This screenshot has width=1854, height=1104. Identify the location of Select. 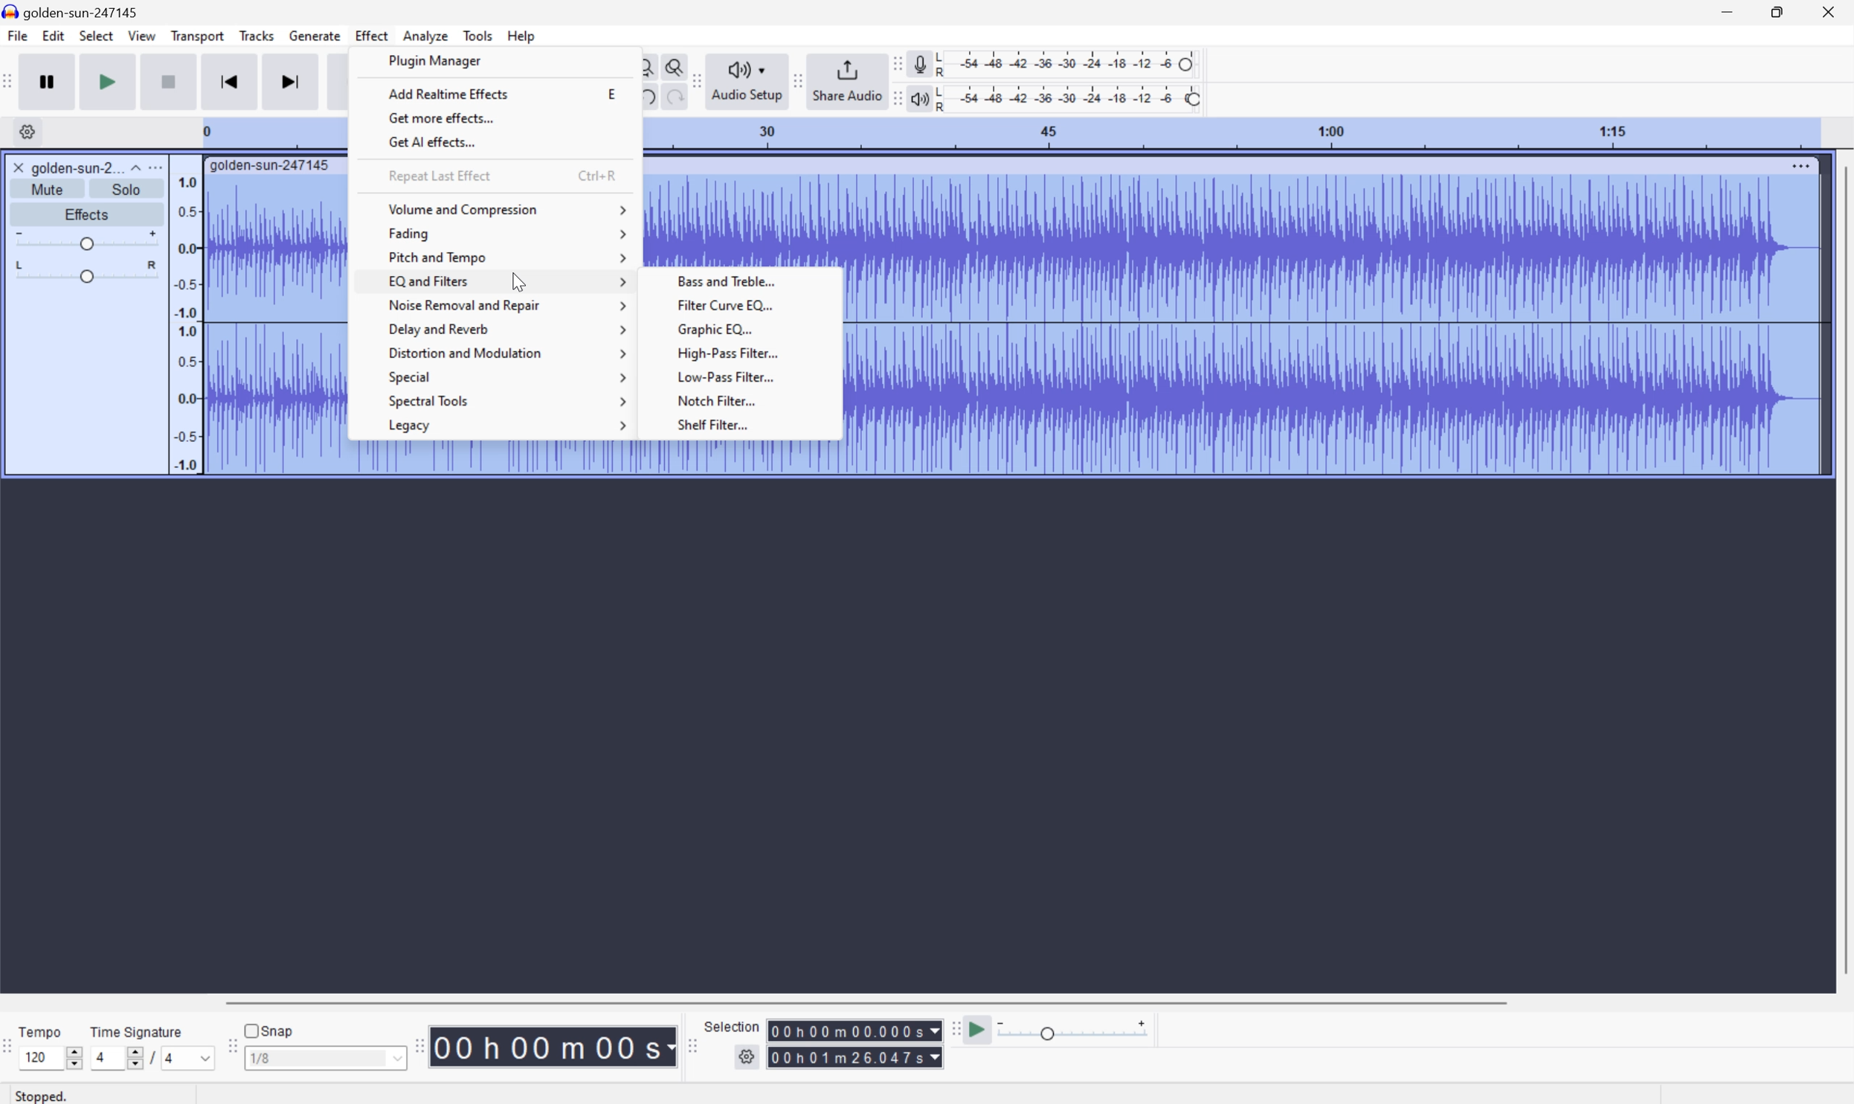
(95, 36).